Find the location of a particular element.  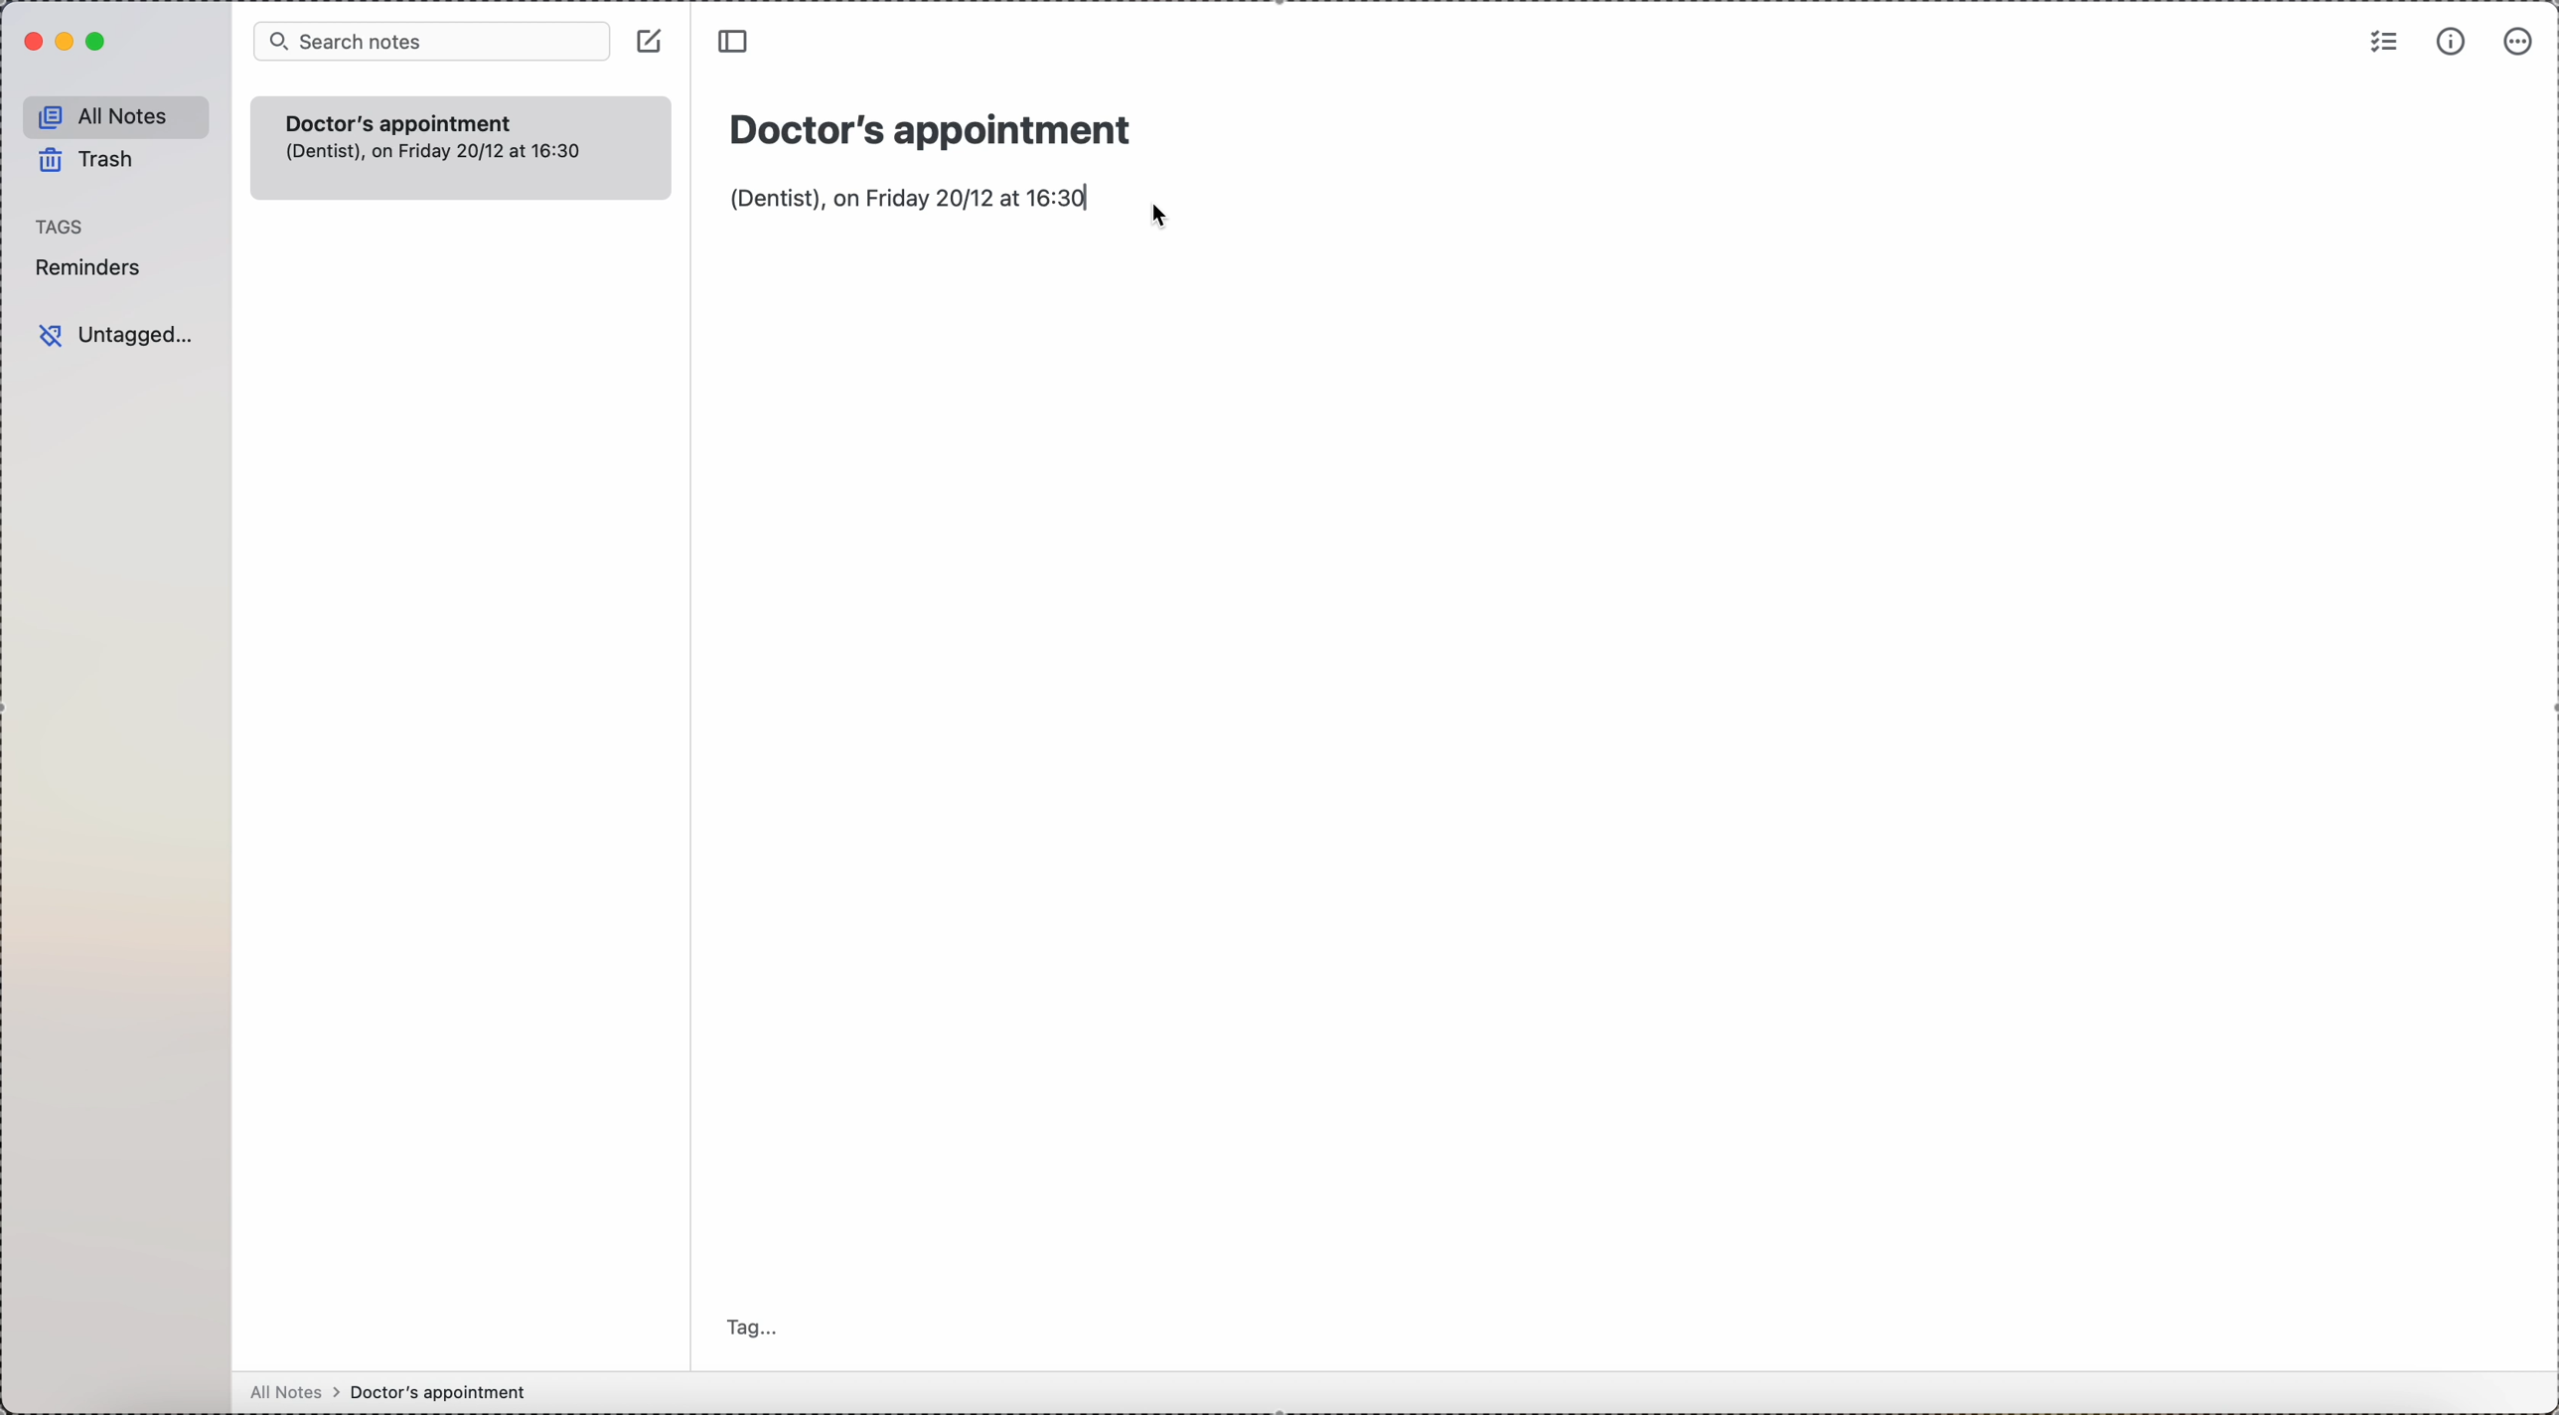

check list is located at coordinates (2380, 43).